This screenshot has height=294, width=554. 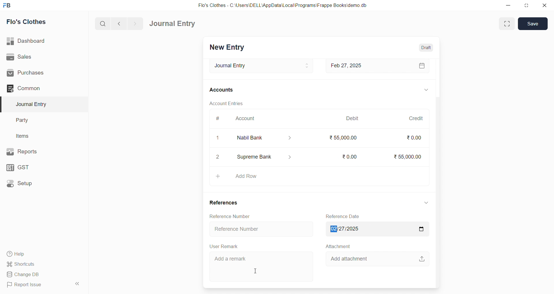 What do you see at coordinates (3, 104) in the screenshot?
I see `selected` at bounding box center [3, 104].